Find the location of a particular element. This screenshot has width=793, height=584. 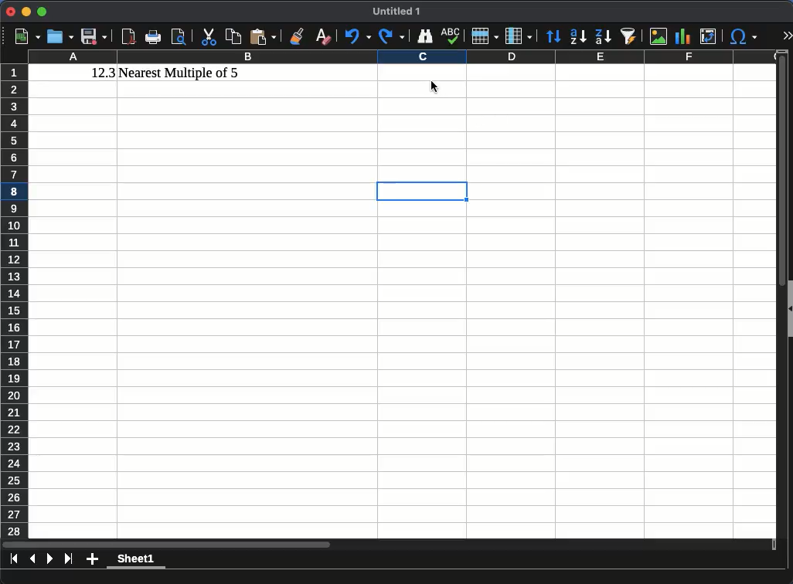

row is located at coordinates (484, 36).